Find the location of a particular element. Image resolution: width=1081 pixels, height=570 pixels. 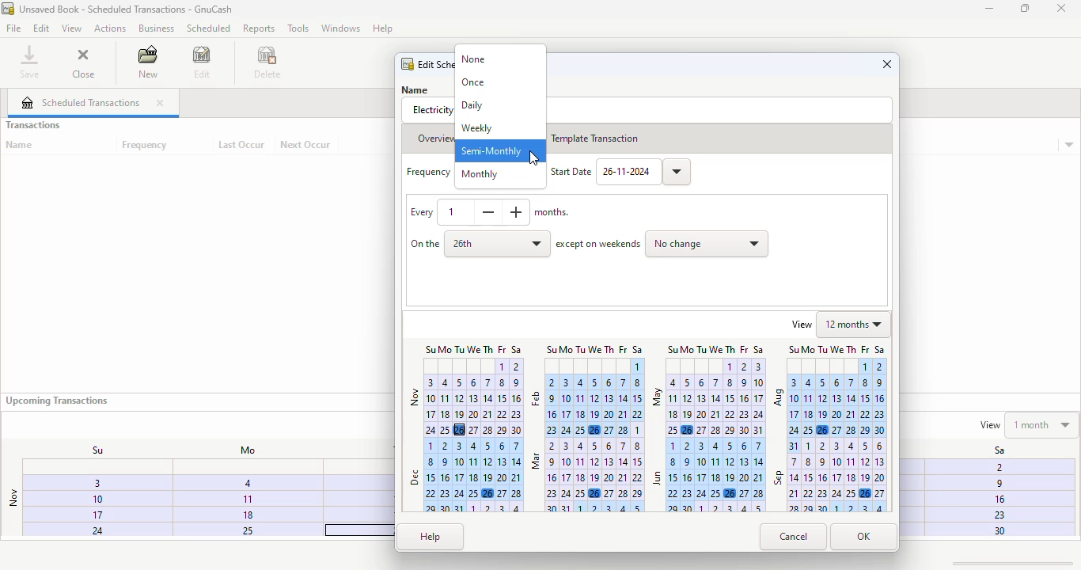

Start Date is located at coordinates (571, 172).